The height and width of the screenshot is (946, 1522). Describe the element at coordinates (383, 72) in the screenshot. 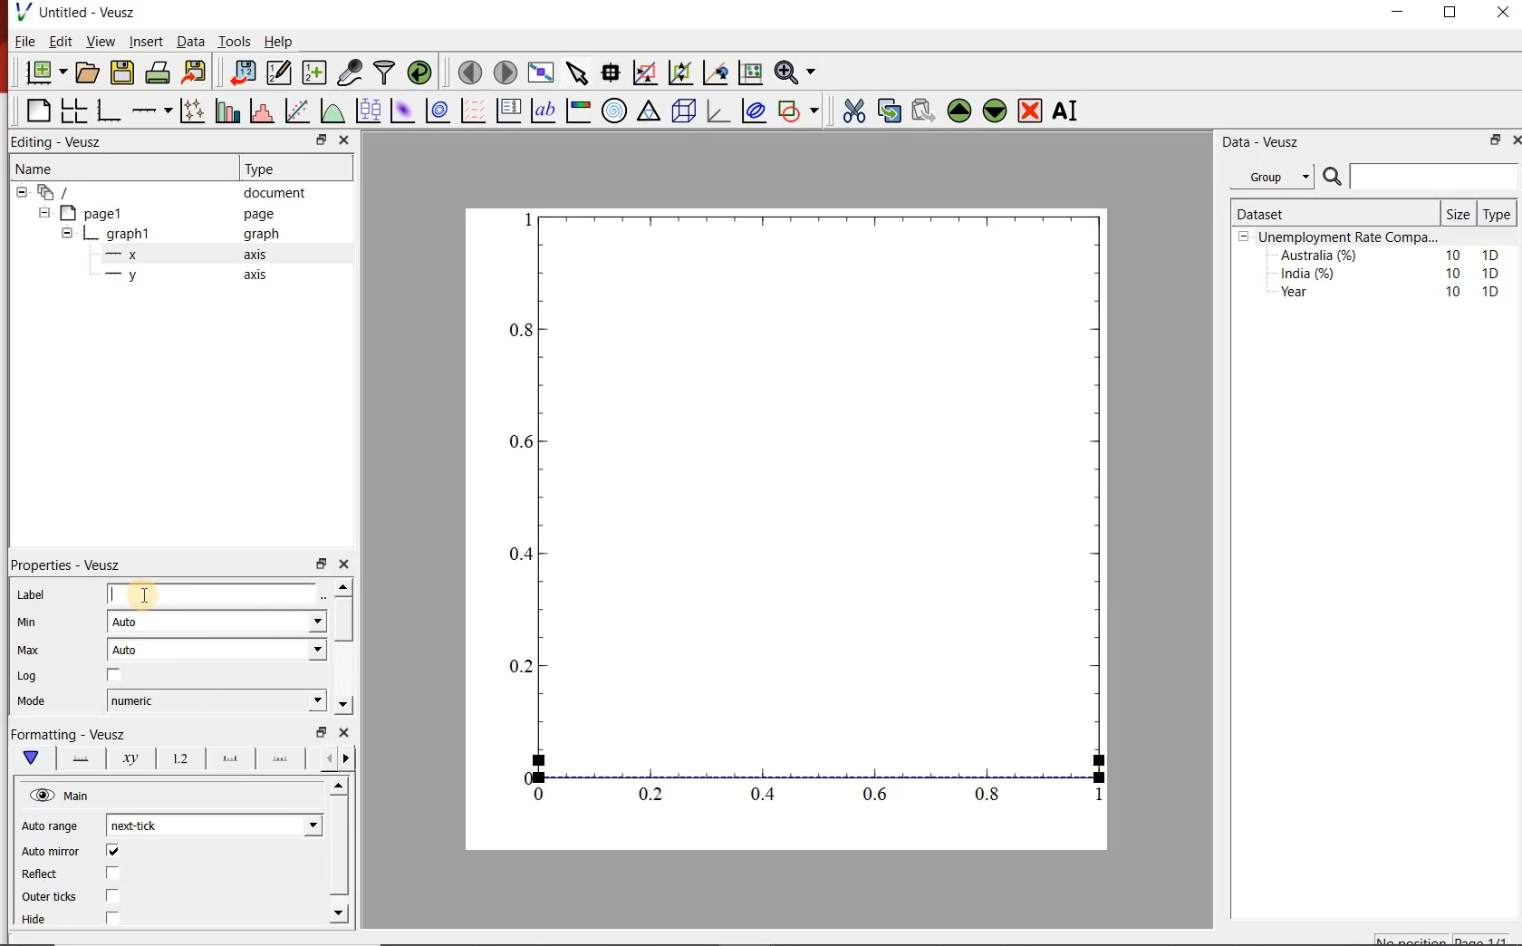

I see `filter data` at that location.